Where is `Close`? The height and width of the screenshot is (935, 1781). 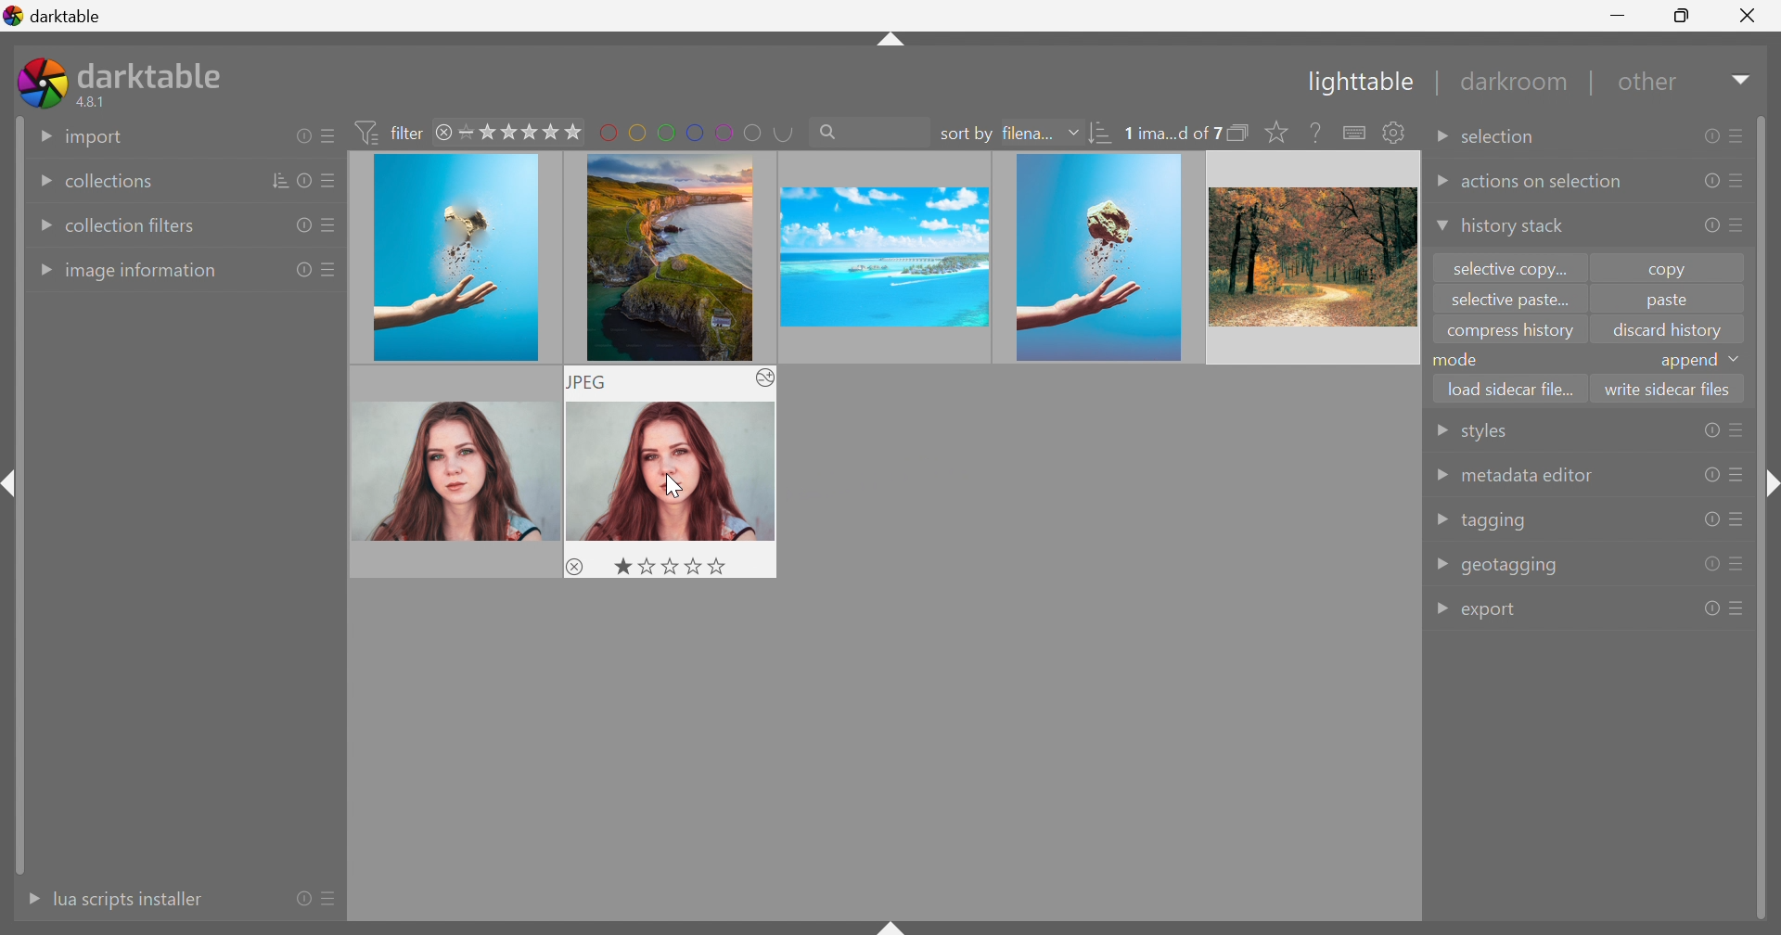
Close is located at coordinates (1749, 19).